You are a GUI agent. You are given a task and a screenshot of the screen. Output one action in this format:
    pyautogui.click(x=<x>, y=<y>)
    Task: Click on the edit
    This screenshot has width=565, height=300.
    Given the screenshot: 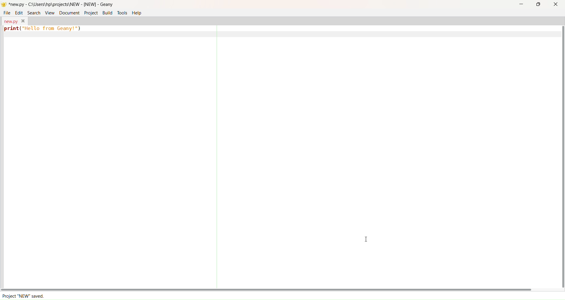 What is the action you would take?
    pyautogui.click(x=19, y=12)
    